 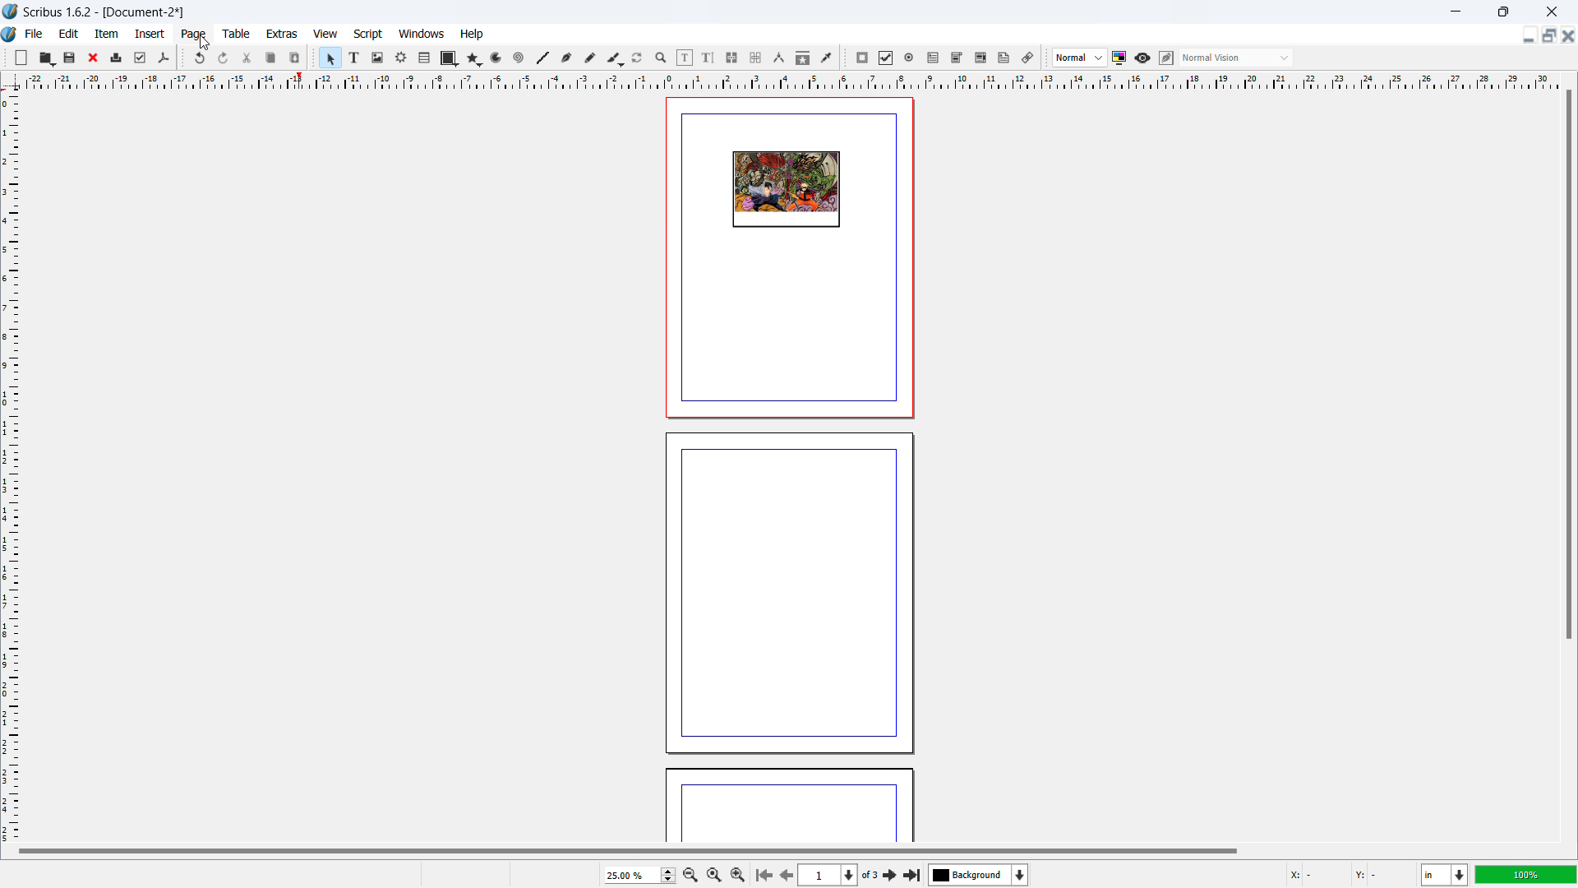 What do you see at coordinates (566, 58) in the screenshot?
I see `bezier curve` at bounding box center [566, 58].